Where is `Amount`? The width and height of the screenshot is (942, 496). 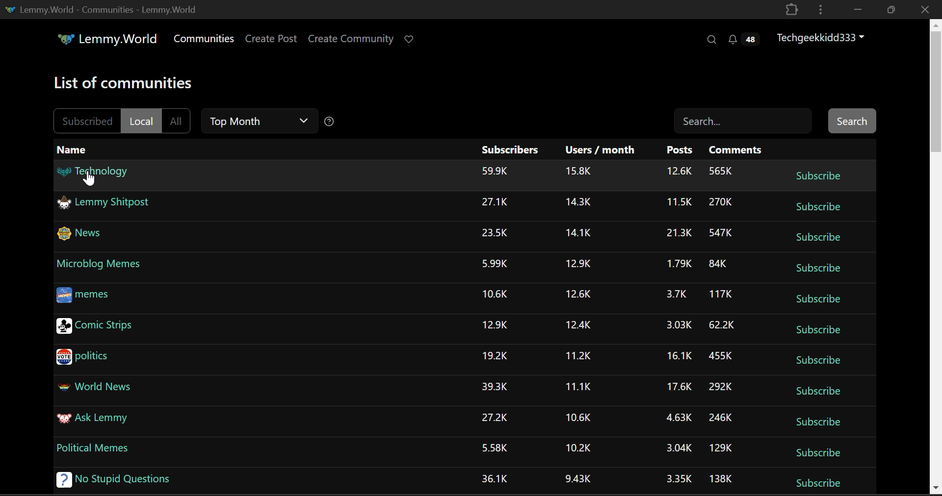
Amount is located at coordinates (495, 356).